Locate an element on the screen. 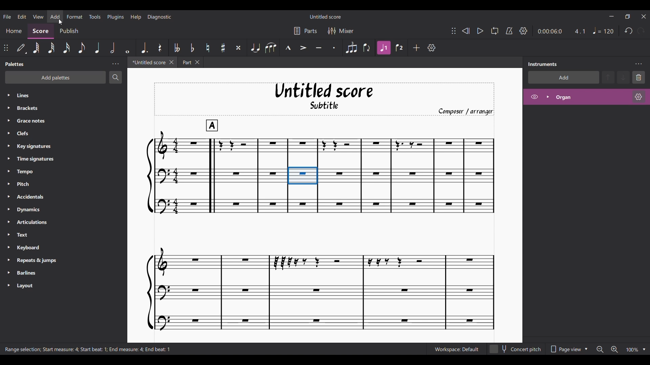 Image resolution: width=650 pixels, height=365 pixels. Description of current selection is located at coordinates (88, 349).